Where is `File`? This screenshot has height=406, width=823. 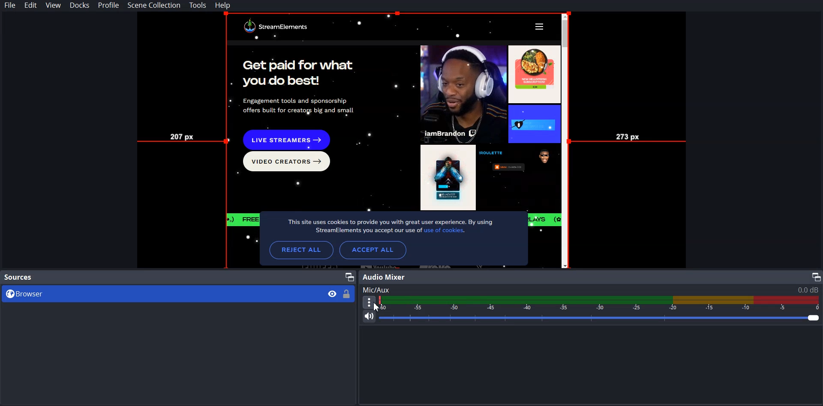 File is located at coordinates (10, 6).